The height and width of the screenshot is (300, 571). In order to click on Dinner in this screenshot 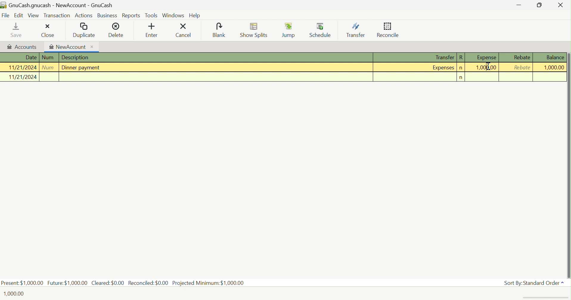, I will do `click(83, 68)`.